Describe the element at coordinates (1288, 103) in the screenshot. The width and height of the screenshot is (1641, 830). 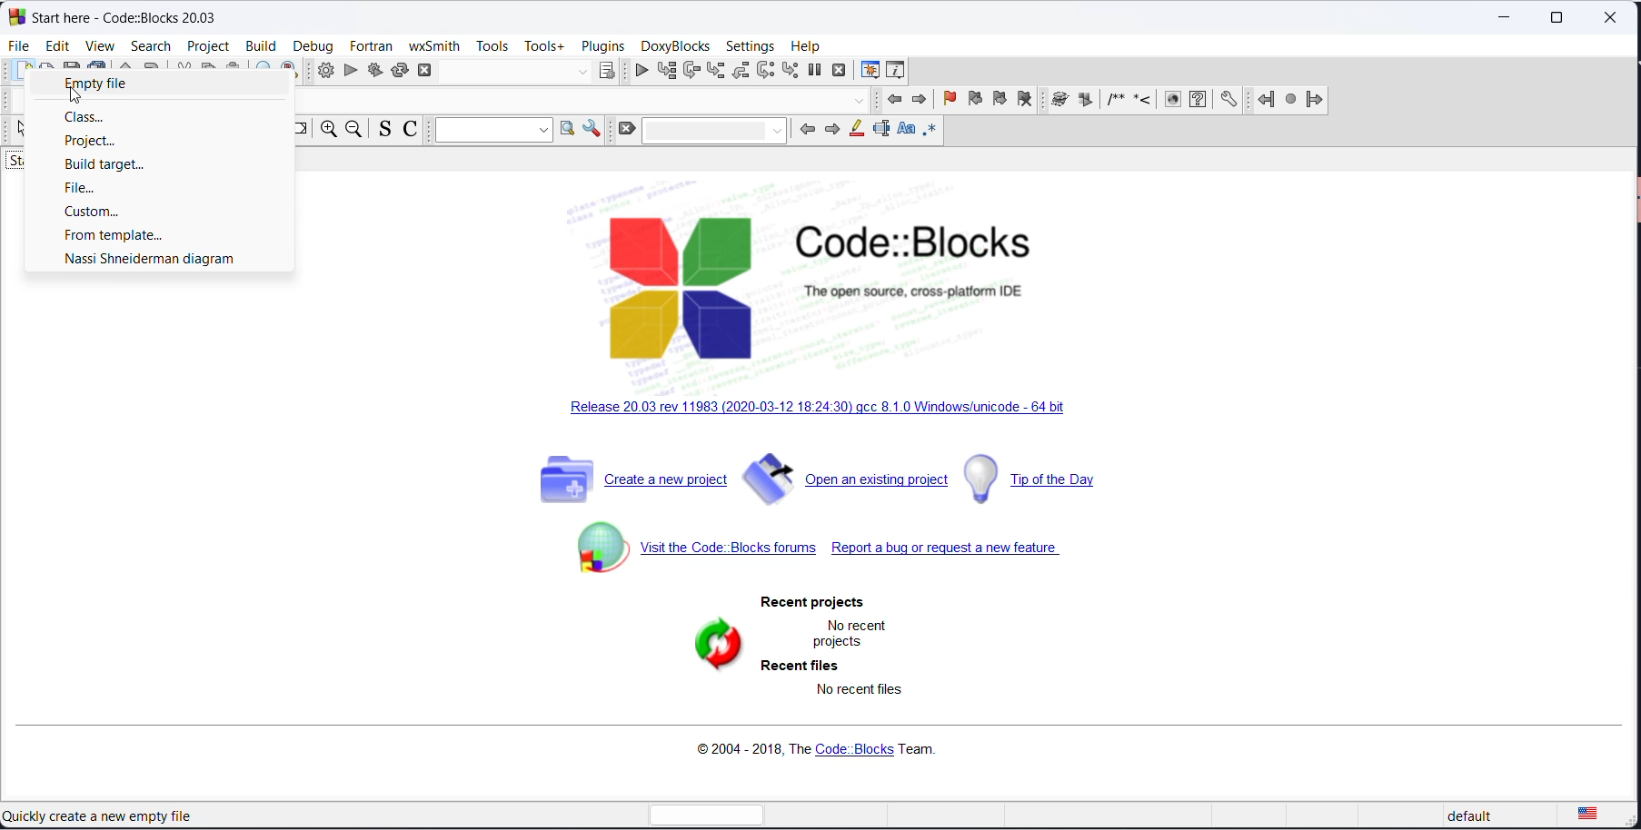
I see `last jump` at that location.